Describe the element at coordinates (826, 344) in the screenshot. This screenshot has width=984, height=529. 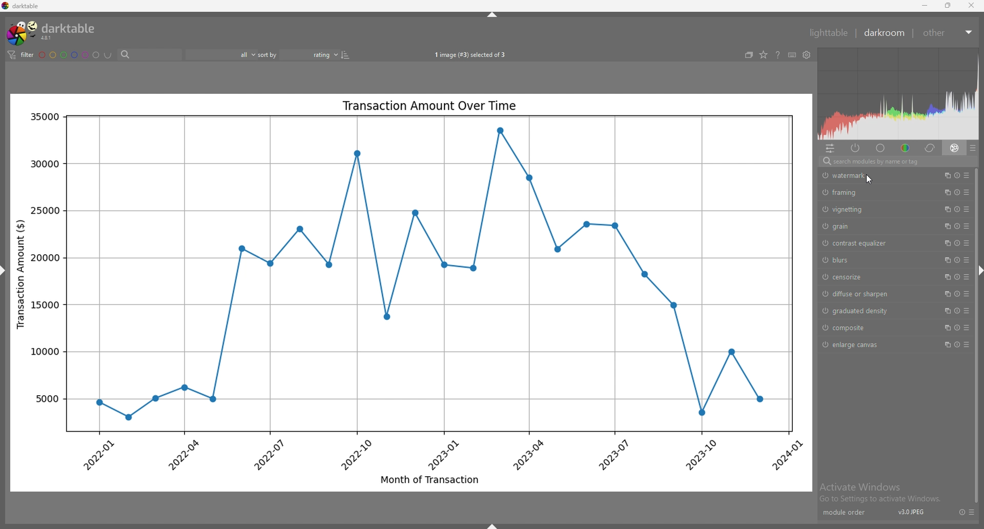
I see `switch off` at that location.